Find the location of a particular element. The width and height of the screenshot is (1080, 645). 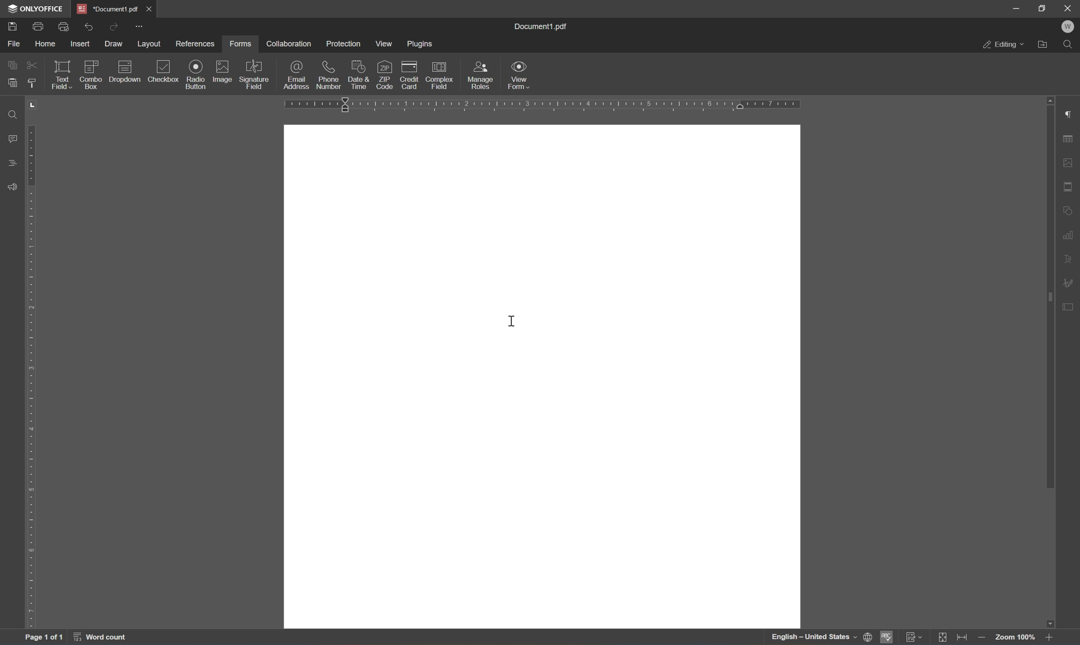

chart settings is located at coordinates (1071, 234).